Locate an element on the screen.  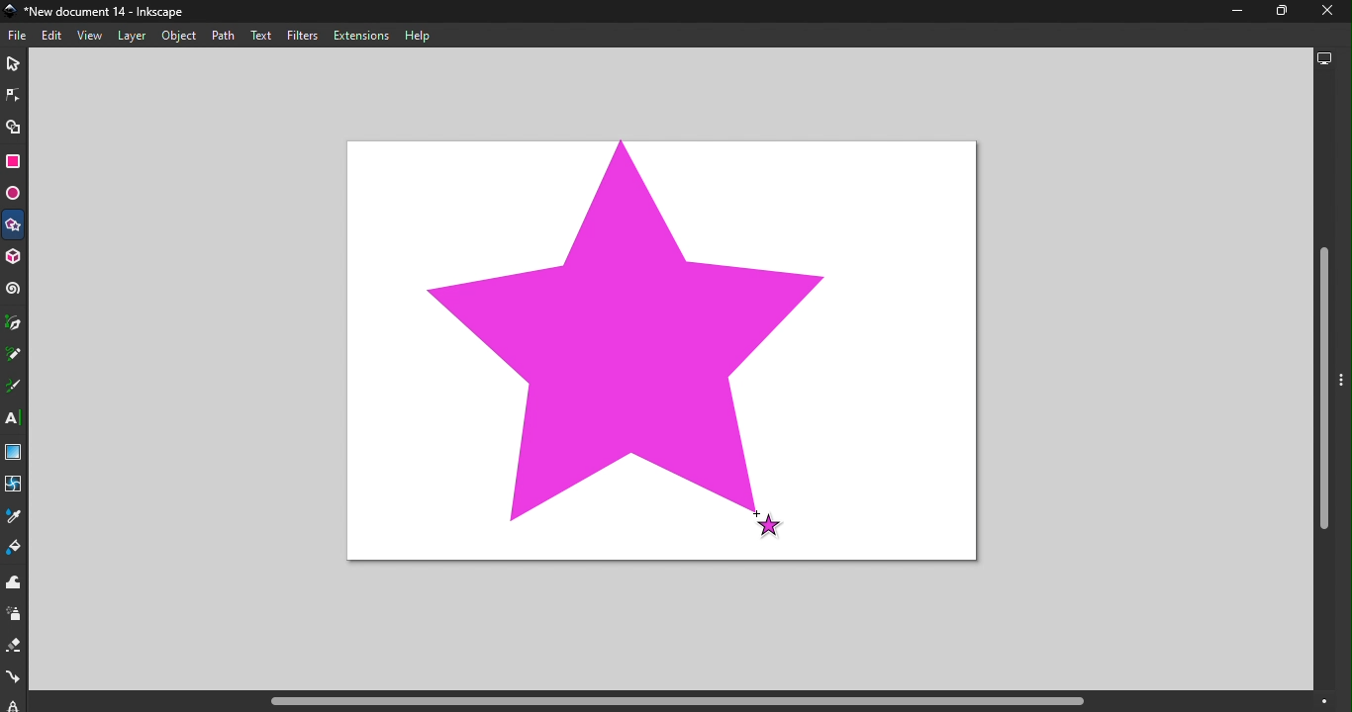
Layer is located at coordinates (128, 36).